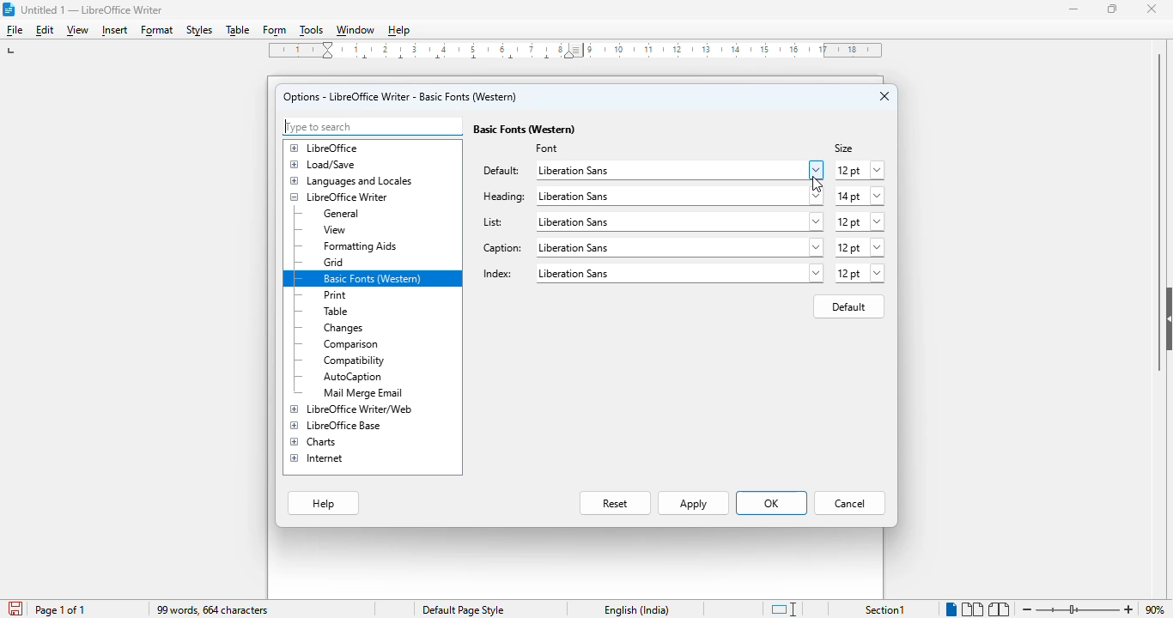  What do you see at coordinates (355, 361) in the screenshot?
I see `compatibility` at bounding box center [355, 361].